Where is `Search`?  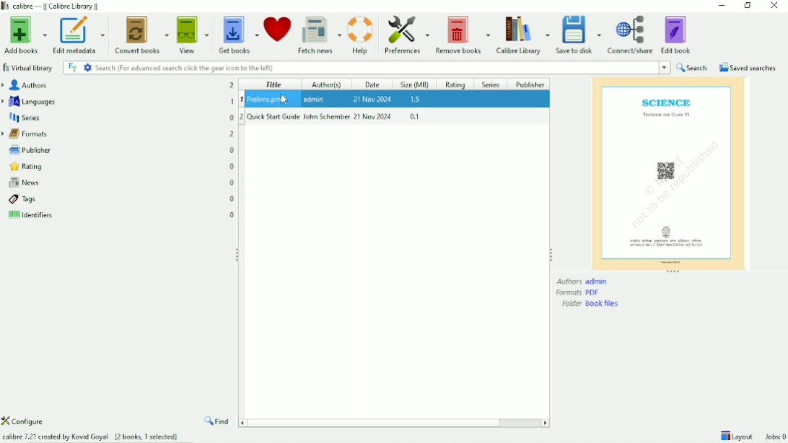 Search is located at coordinates (692, 67).